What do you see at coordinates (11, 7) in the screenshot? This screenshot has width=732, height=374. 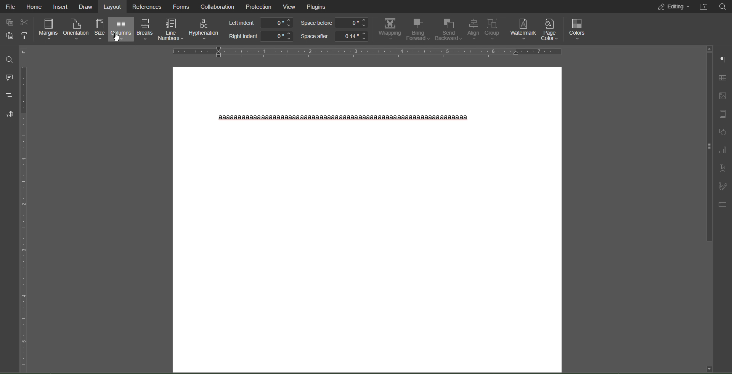 I see `File` at bounding box center [11, 7].